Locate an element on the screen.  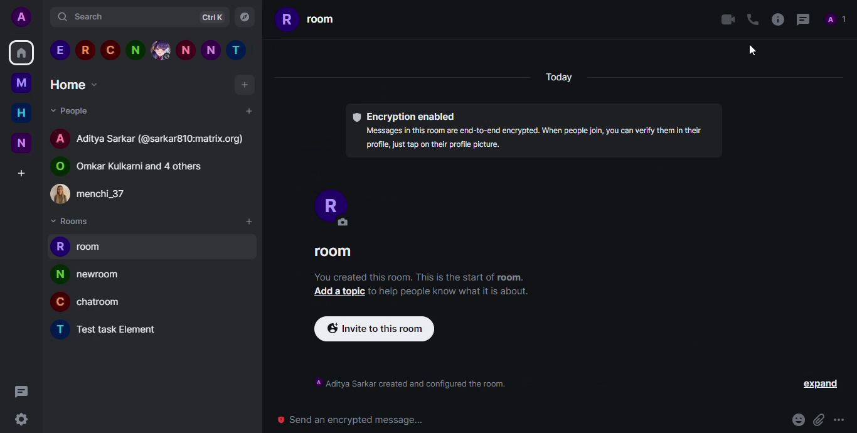
send encrypted message is located at coordinates (351, 420).